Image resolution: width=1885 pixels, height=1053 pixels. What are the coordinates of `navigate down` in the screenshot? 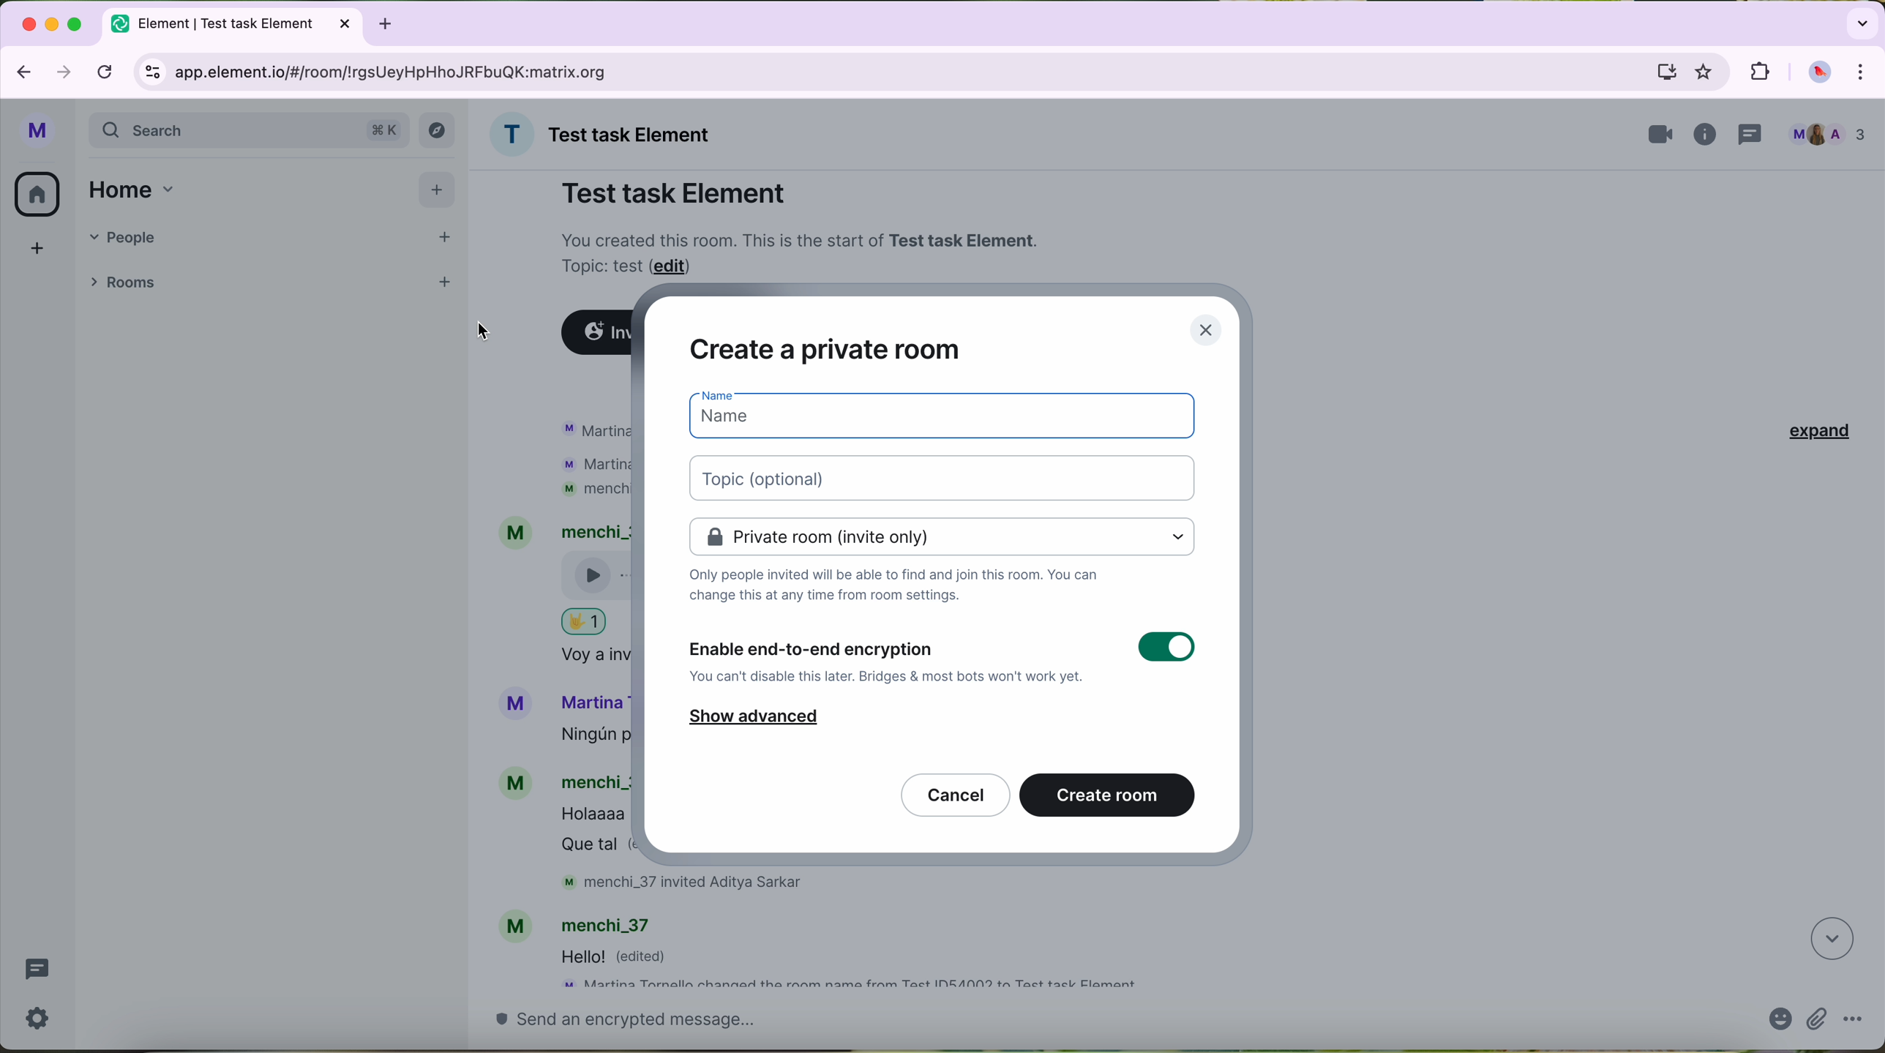 It's located at (1829, 940).